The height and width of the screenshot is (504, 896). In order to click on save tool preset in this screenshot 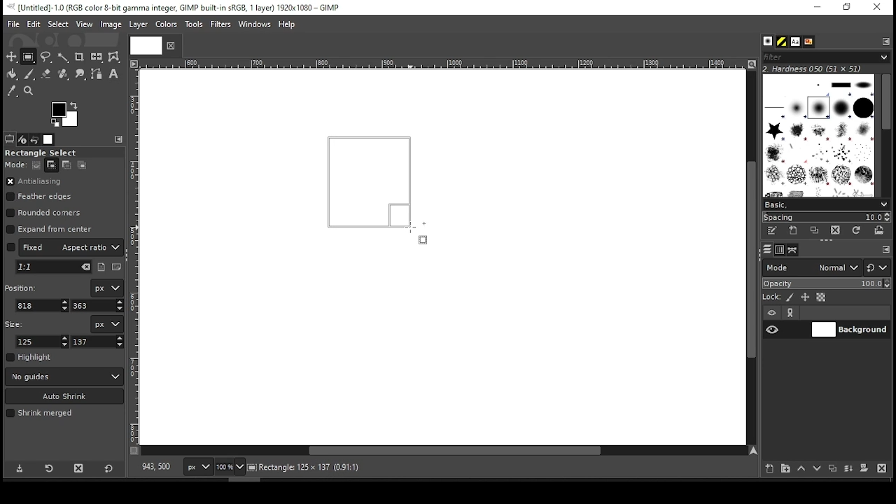, I will do `click(21, 468)`.